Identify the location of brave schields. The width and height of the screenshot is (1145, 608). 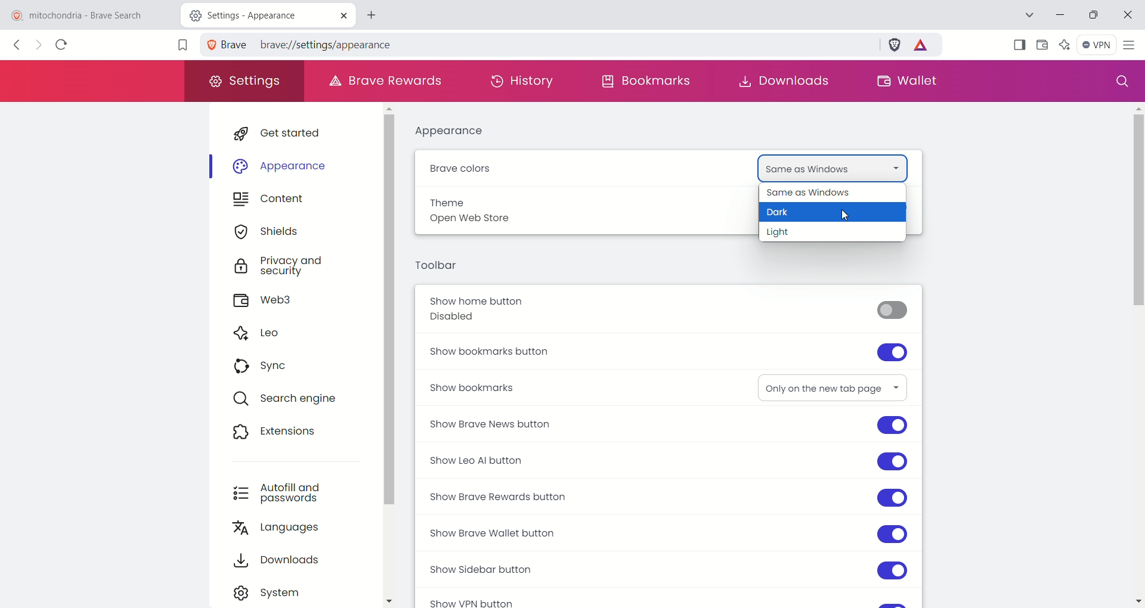
(895, 44).